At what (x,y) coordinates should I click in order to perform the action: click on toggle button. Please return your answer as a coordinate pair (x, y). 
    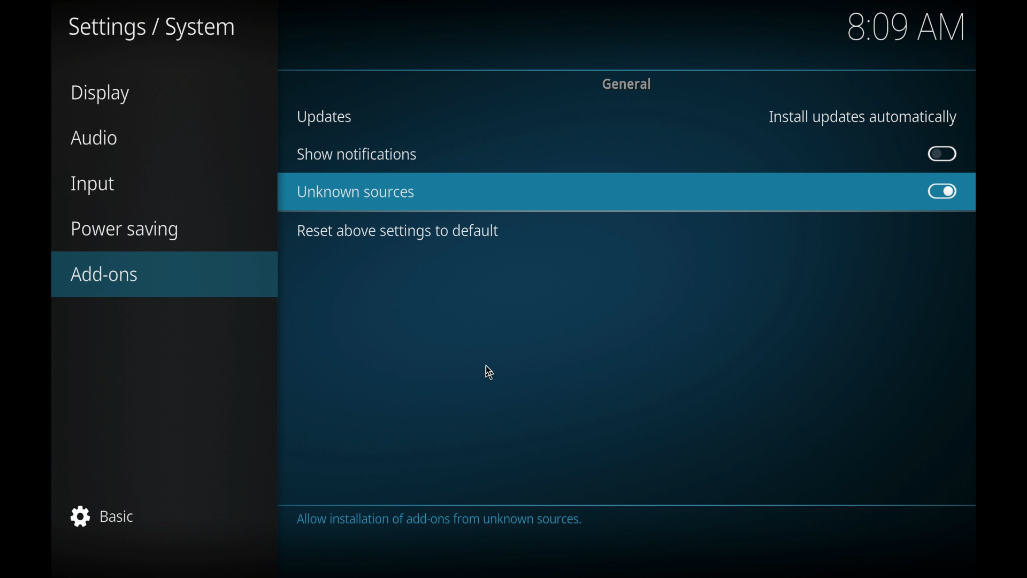
    Looking at the image, I should click on (942, 154).